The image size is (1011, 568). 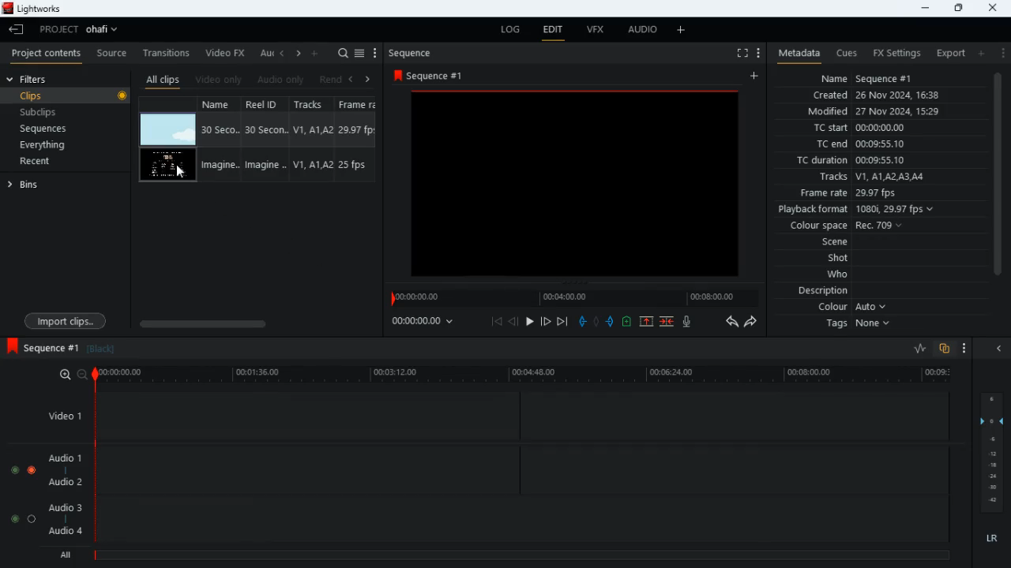 I want to click on tc duration, so click(x=862, y=160).